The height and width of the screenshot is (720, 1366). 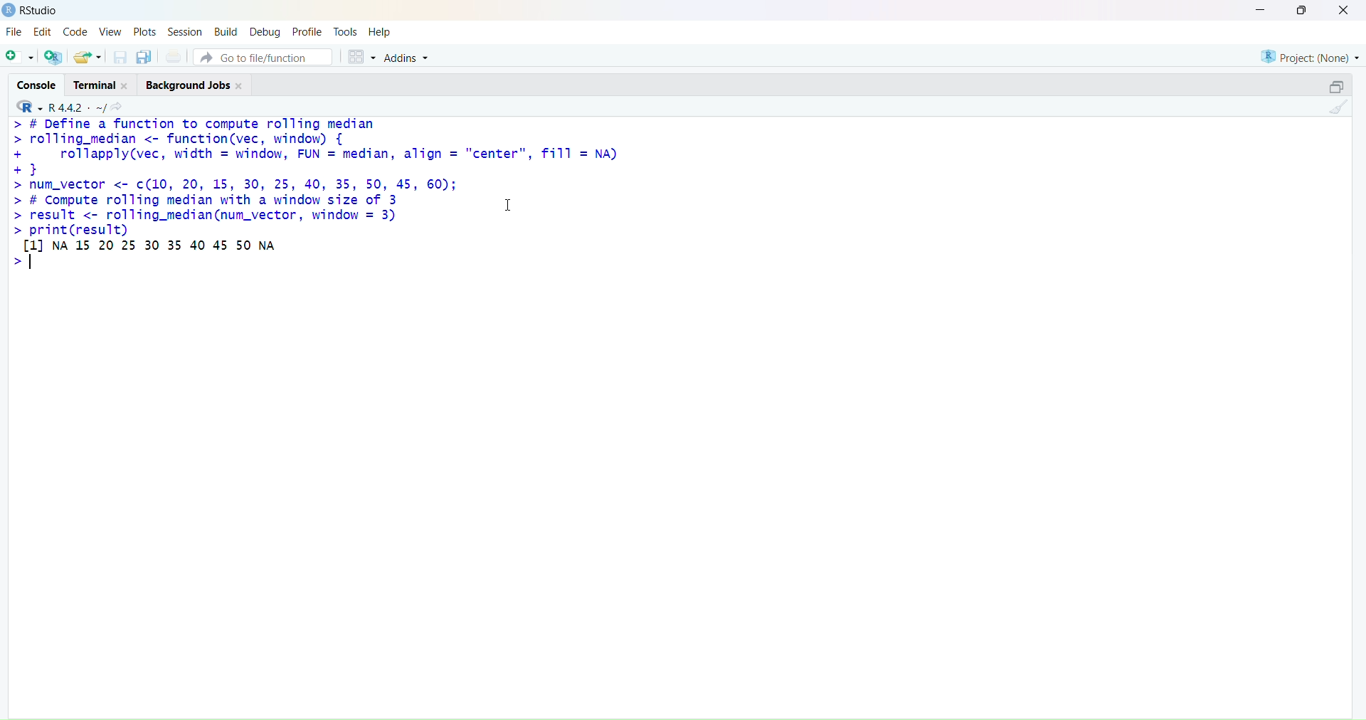 What do you see at coordinates (226, 32) in the screenshot?
I see `build` at bounding box center [226, 32].